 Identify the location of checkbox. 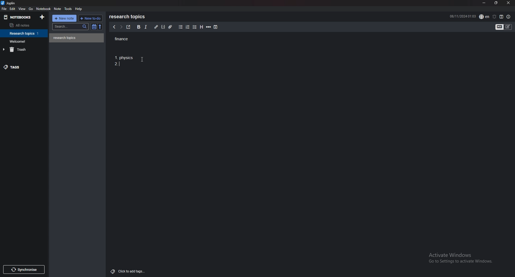
(195, 27).